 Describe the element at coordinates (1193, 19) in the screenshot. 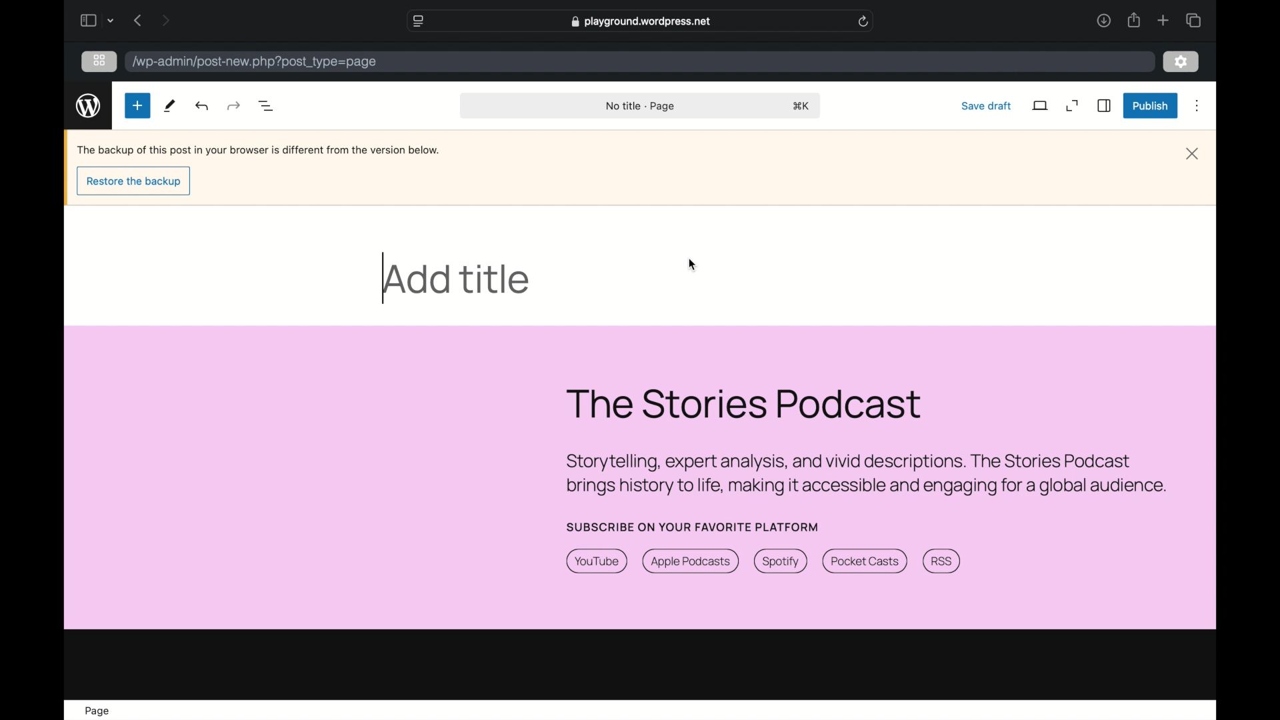

I see `show tab overview` at that location.